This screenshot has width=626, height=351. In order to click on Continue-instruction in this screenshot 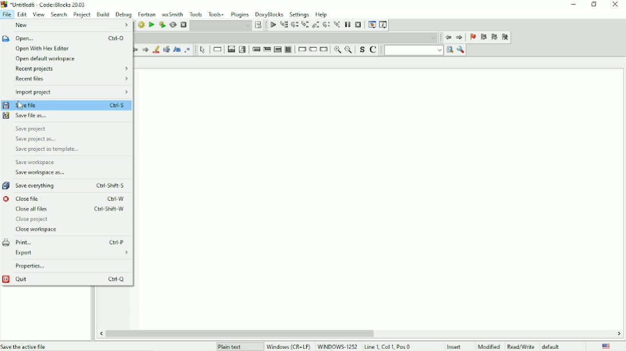, I will do `click(313, 50)`.